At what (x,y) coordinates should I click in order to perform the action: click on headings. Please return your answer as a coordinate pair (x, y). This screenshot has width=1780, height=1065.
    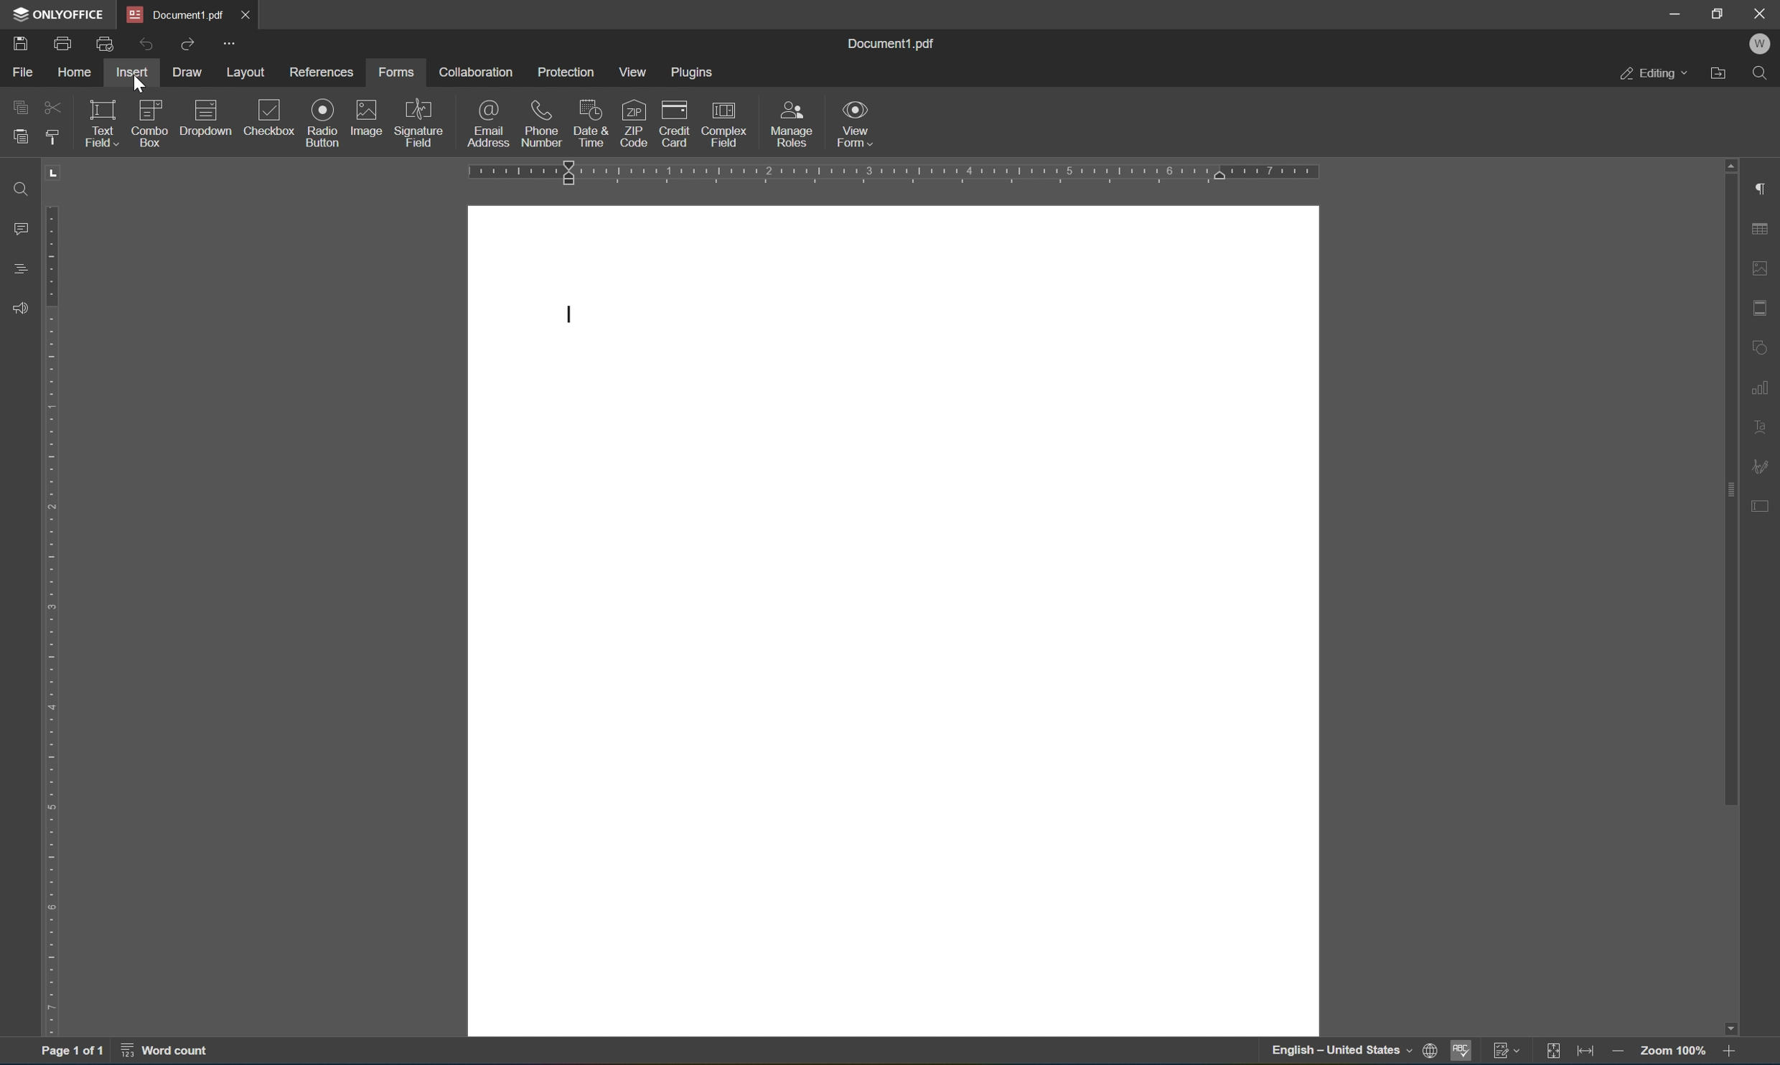
    Looking at the image, I should click on (19, 268).